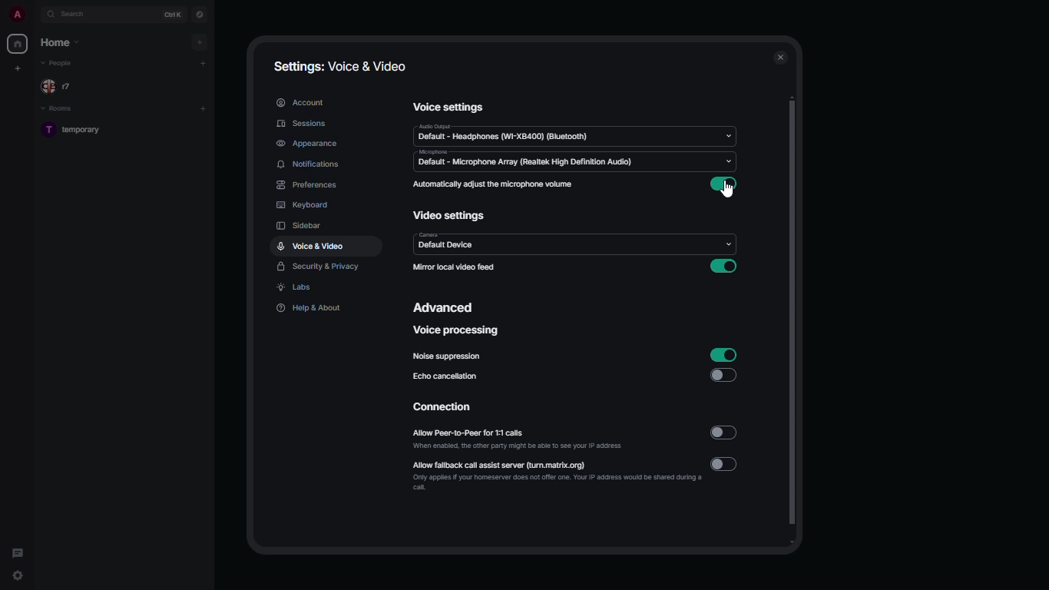 The height and width of the screenshot is (590, 1049). Describe the element at coordinates (170, 14) in the screenshot. I see `ctrl K` at that location.